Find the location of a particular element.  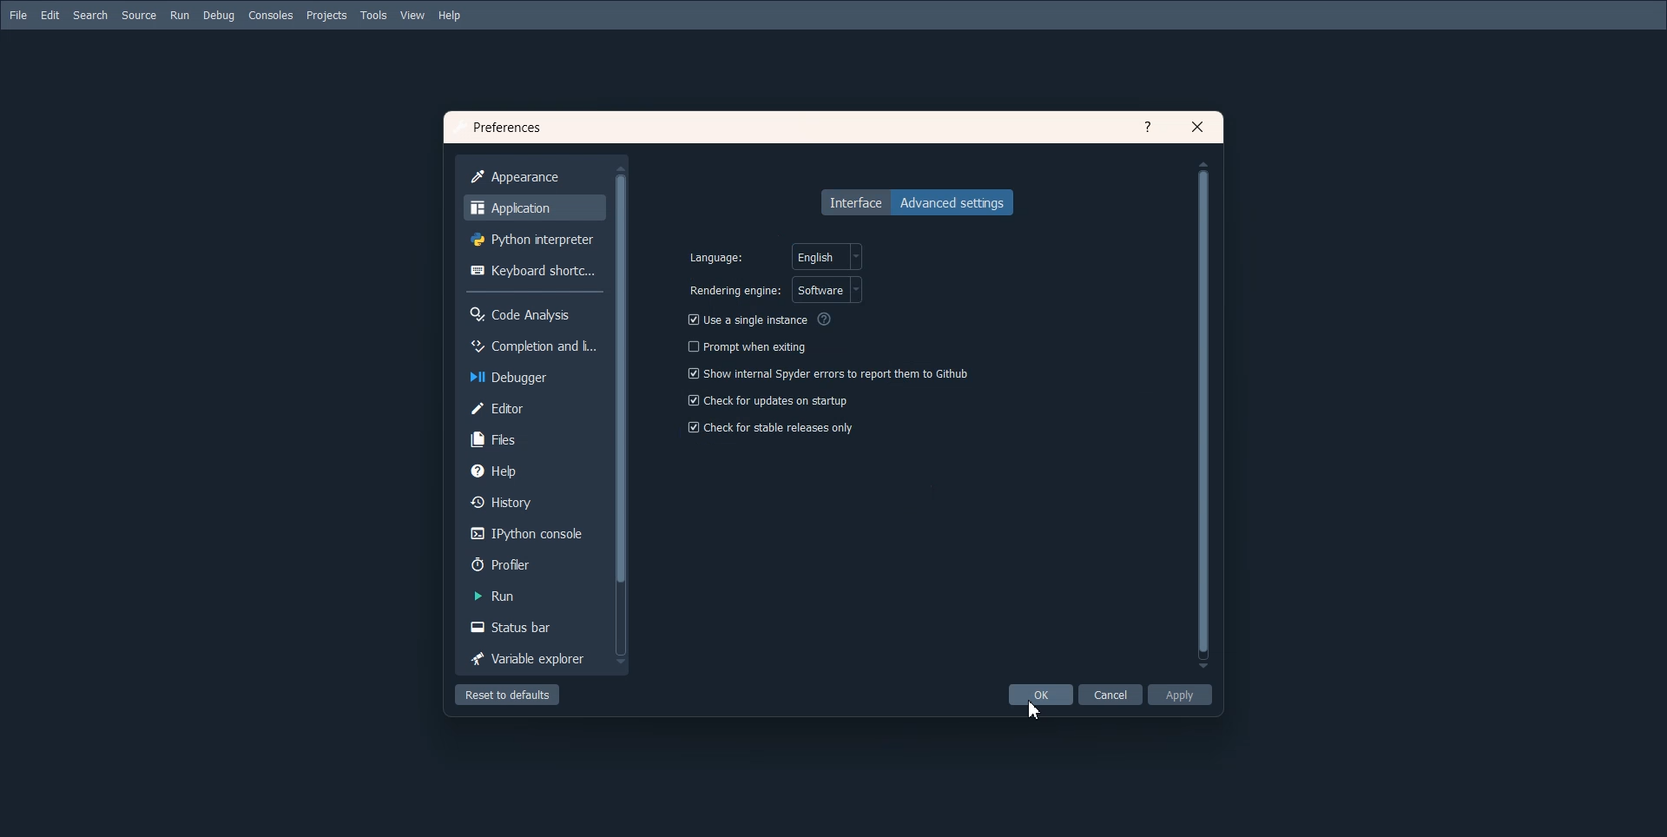

Advanced settings is located at coordinates (956, 203).